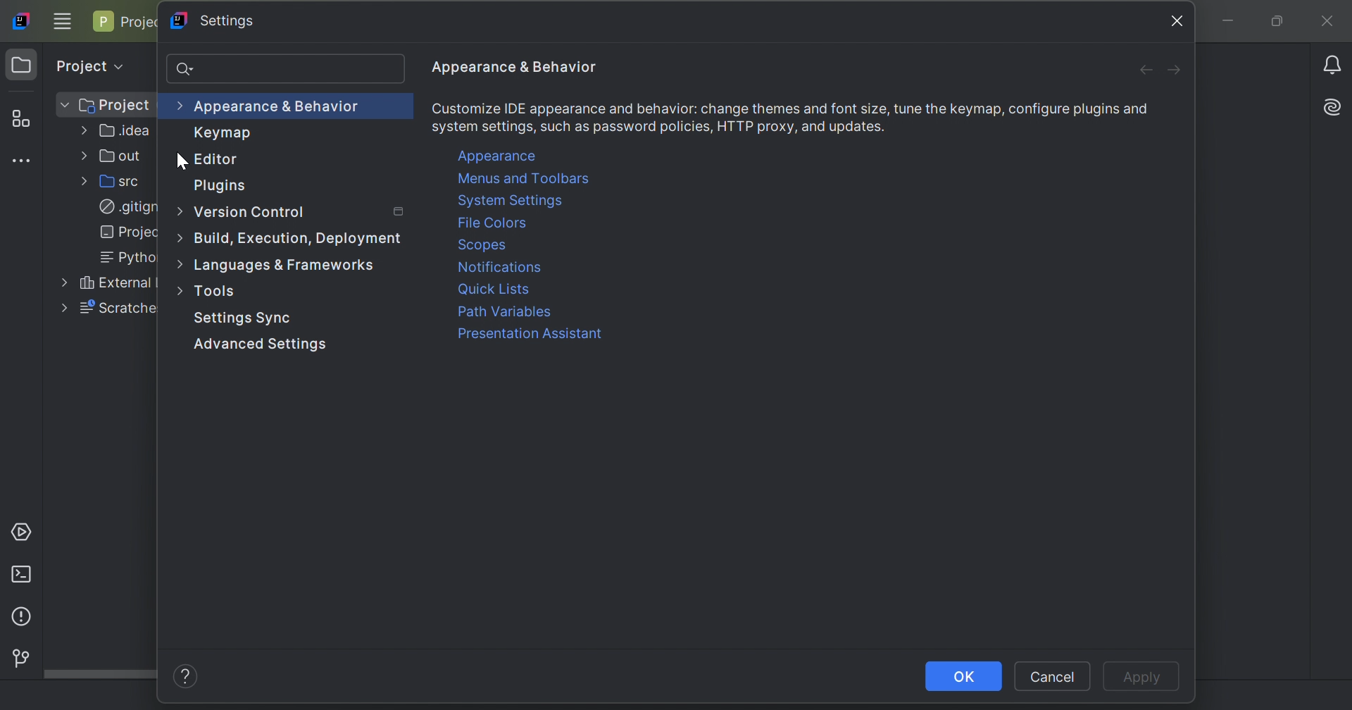 The image size is (1352, 710). What do you see at coordinates (290, 237) in the screenshot?
I see `Bild, Execution, Deployment` at bounding box center [290, 237].